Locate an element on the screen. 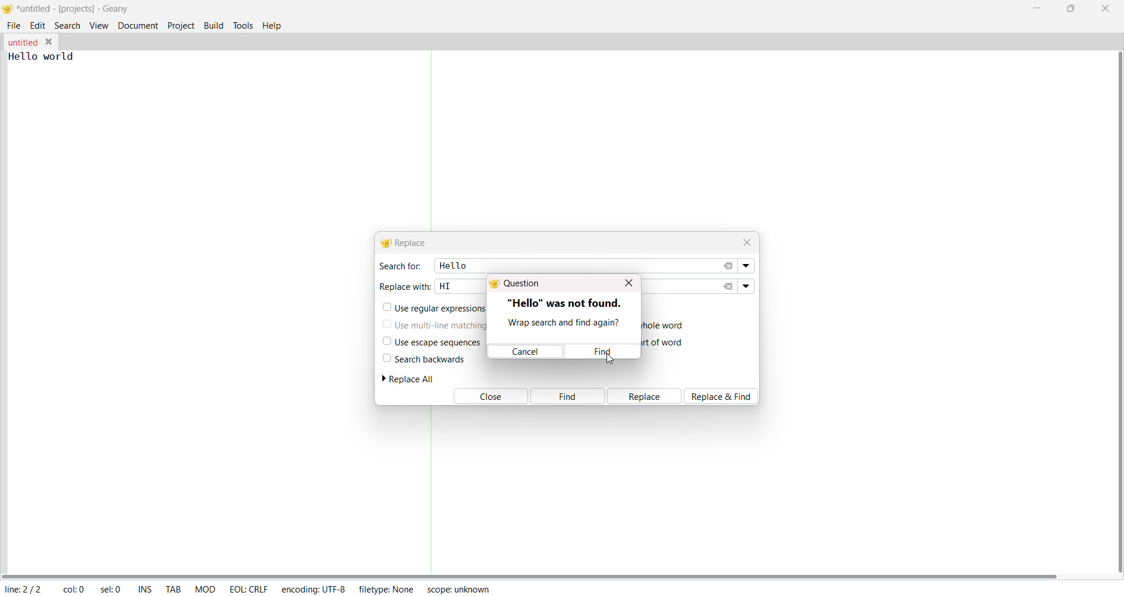  EOL: CRLF is located at coordinates (248, 587).